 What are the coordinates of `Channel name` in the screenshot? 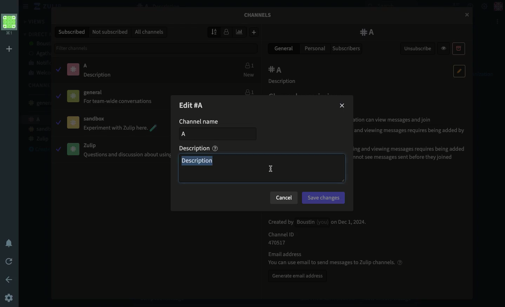 It's located at (198, 122).